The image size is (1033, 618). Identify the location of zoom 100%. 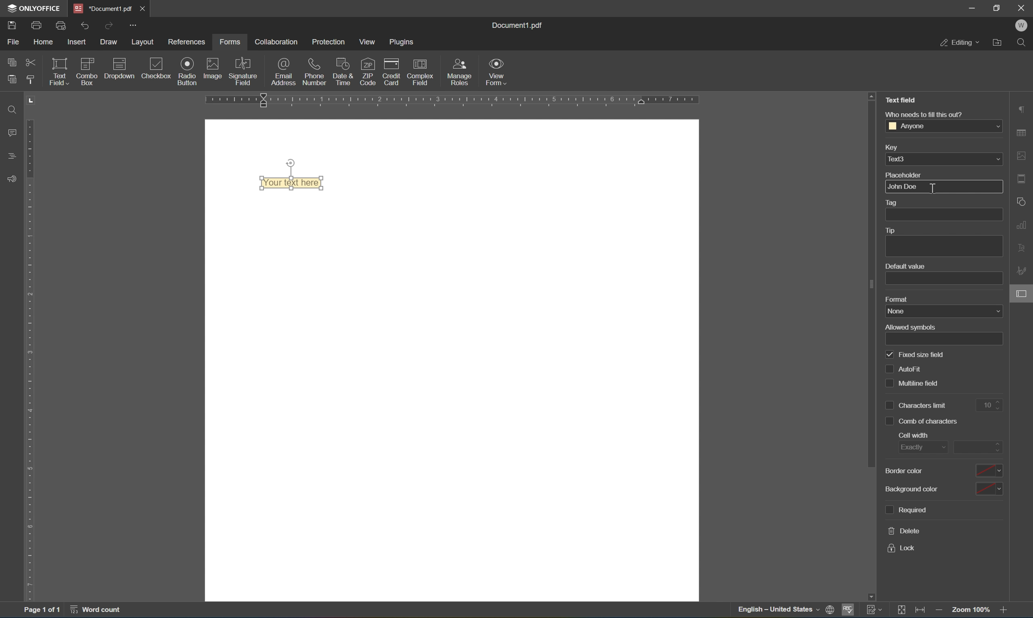
(971, 610).